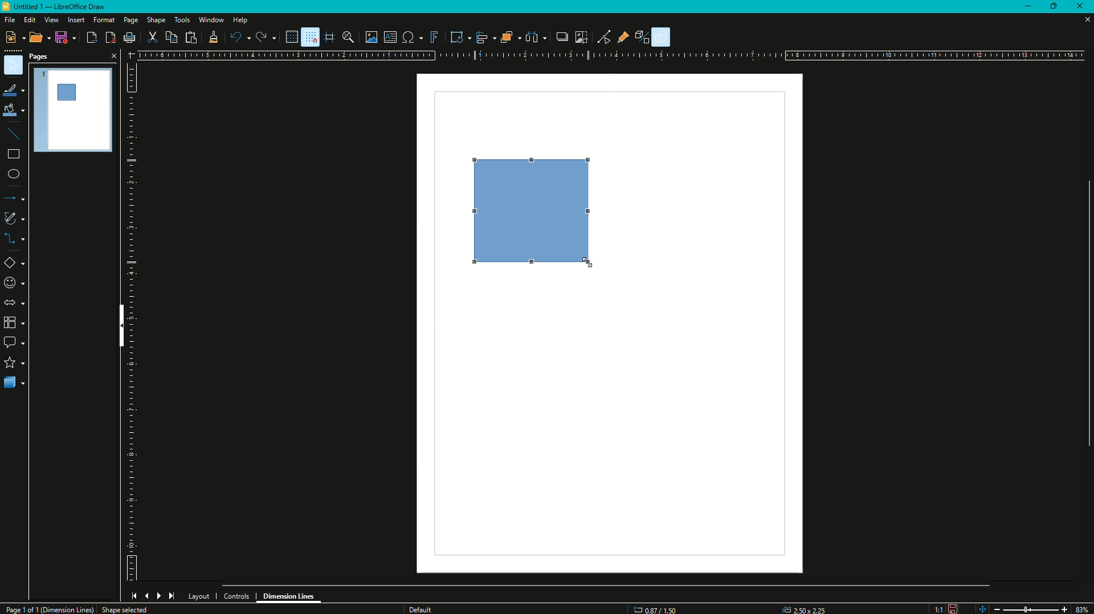  What do you see at coordinates (14, 384) in the screenshot?
I see `3D Objects` at bounding box center [14, 384].